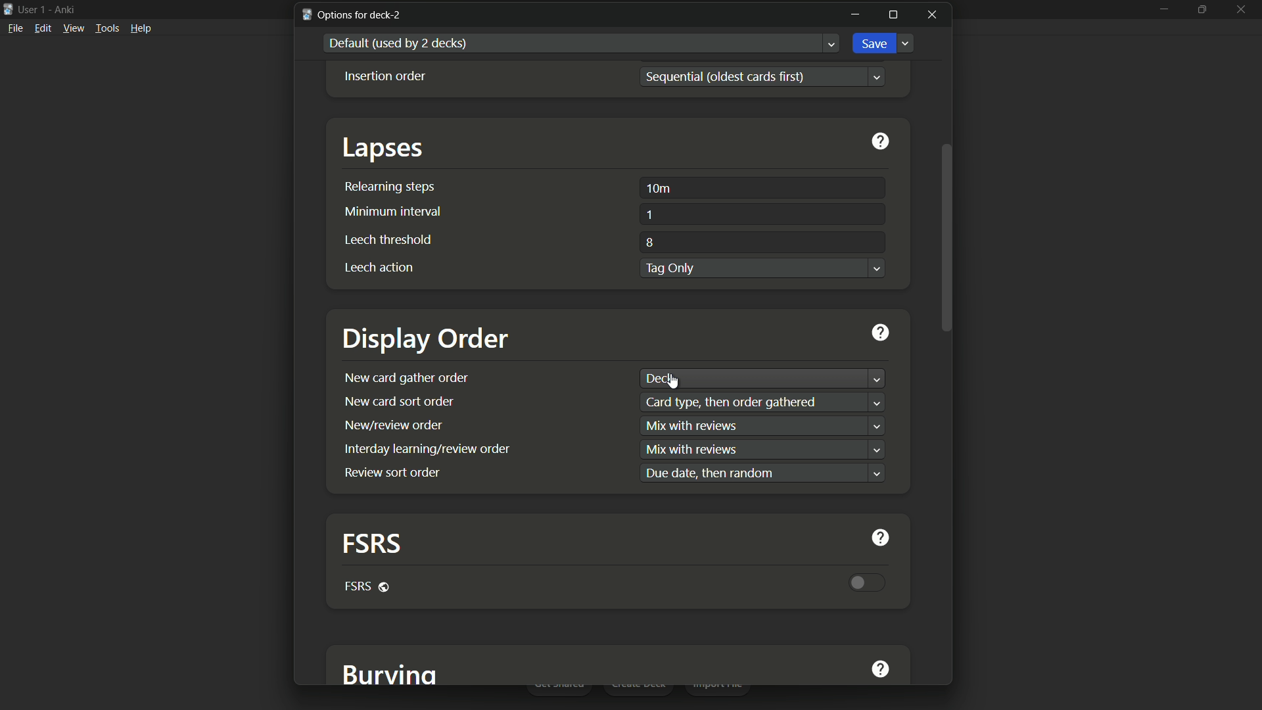  Describe the element at coordinates (882, 331) in the screenshot. I see `get help` at that location.